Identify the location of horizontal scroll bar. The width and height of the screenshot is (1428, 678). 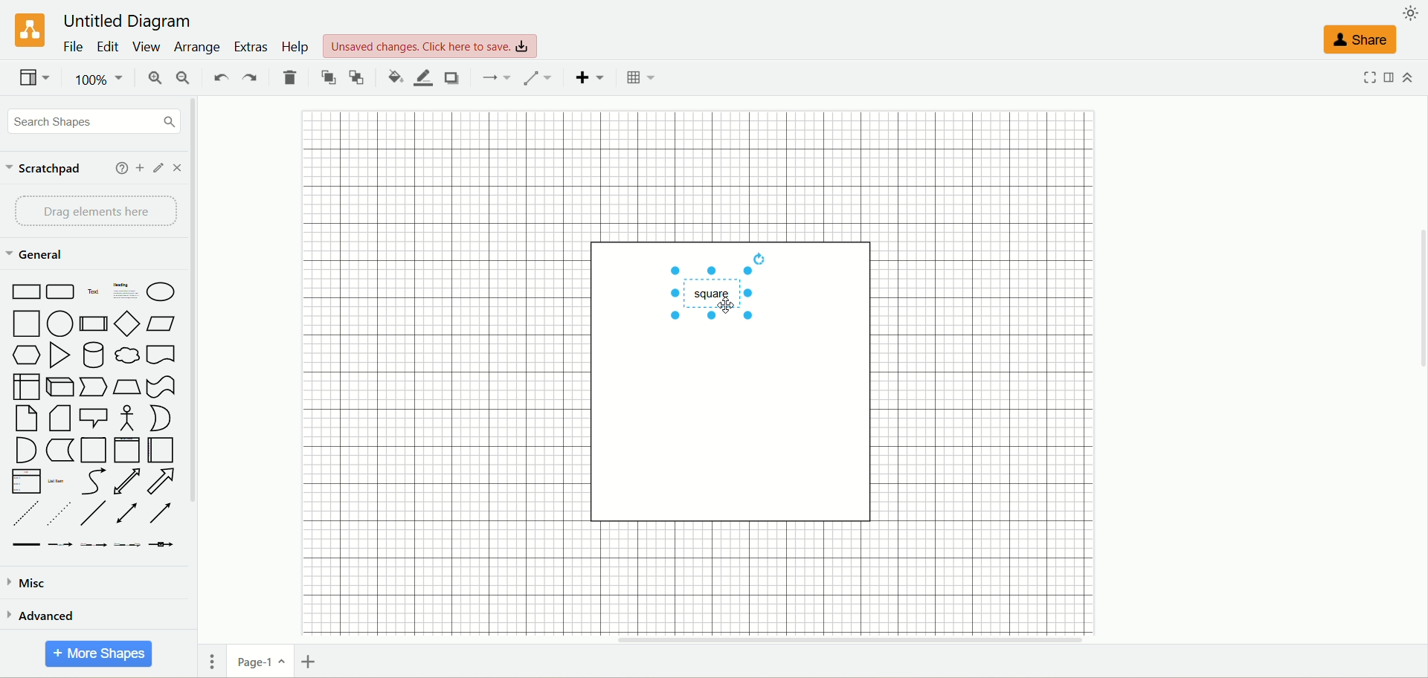
(814, 639).